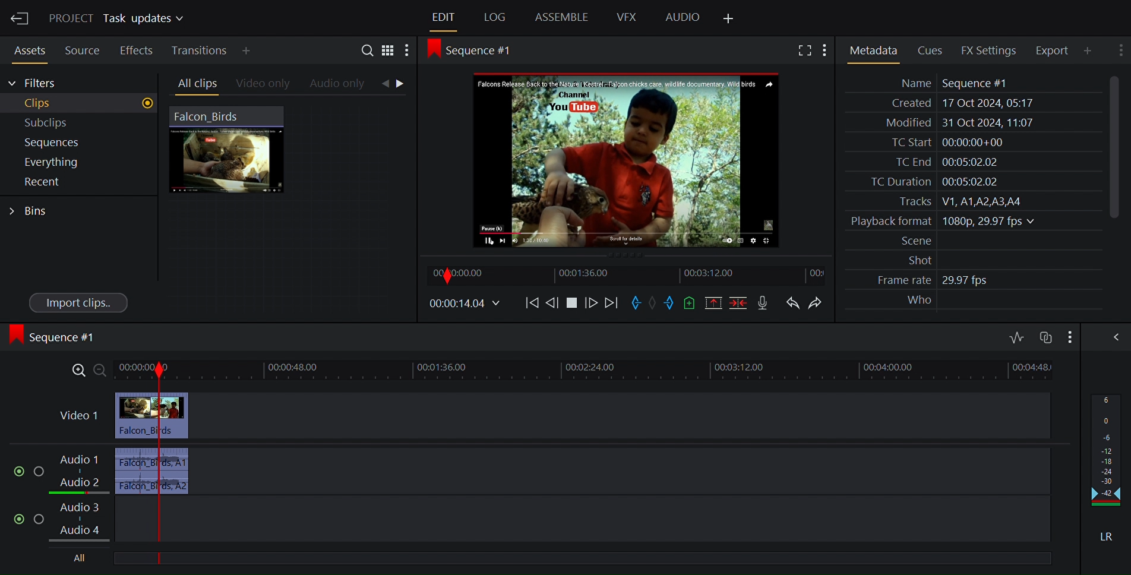  Describe the element at coordinates (367, 49) in the screenshot. I see `Search in assets and bins` at that location.